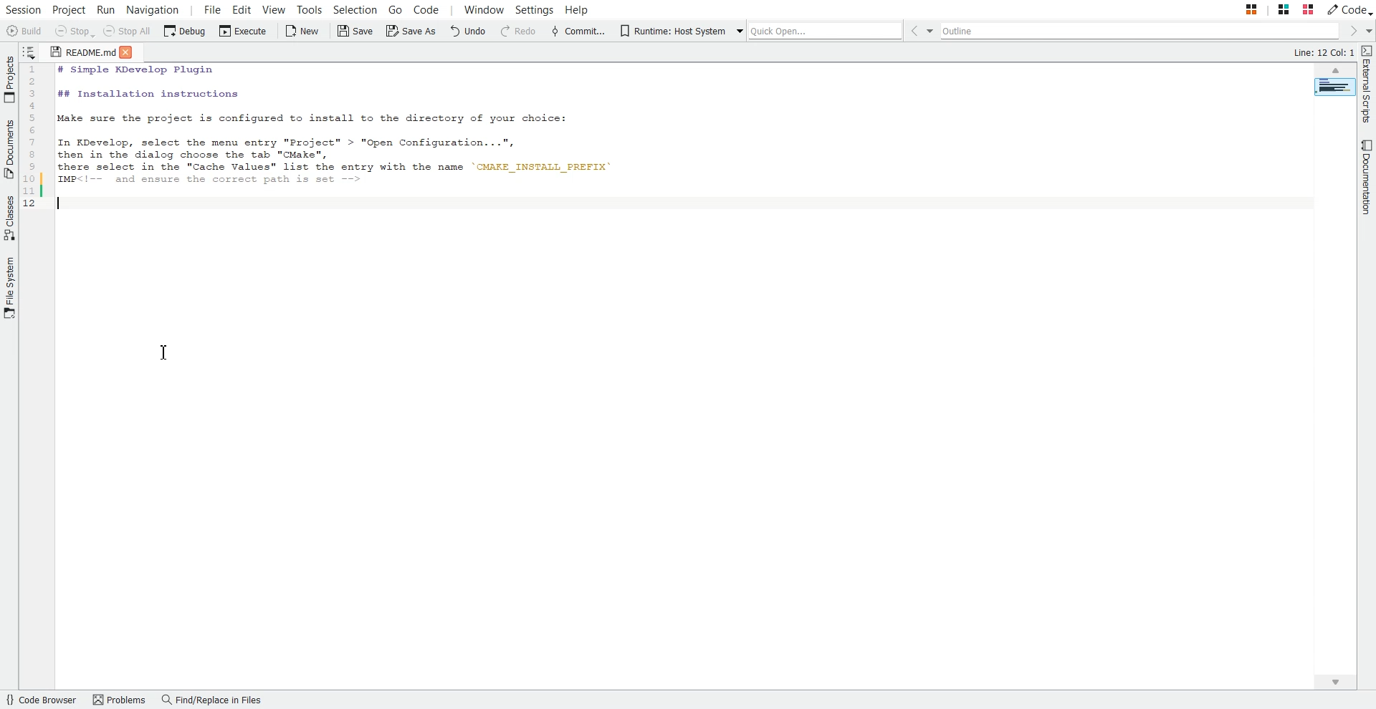 The width and height of the screenshot is (1376, 709). What do you see at coordinates (127, 32) in the screenshot?
I see `Stop all` at bounding box center [127, 32].